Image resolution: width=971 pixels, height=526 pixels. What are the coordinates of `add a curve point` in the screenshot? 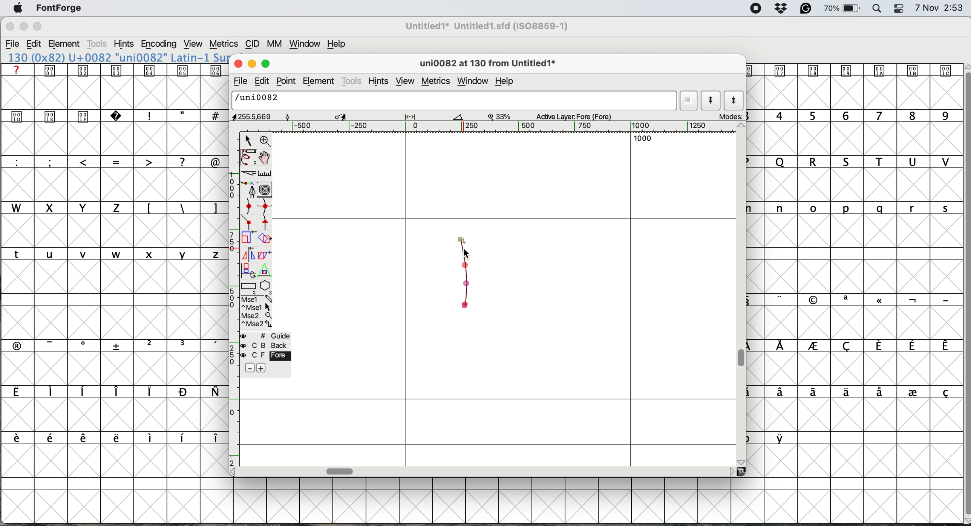 It's located at (250, 207).